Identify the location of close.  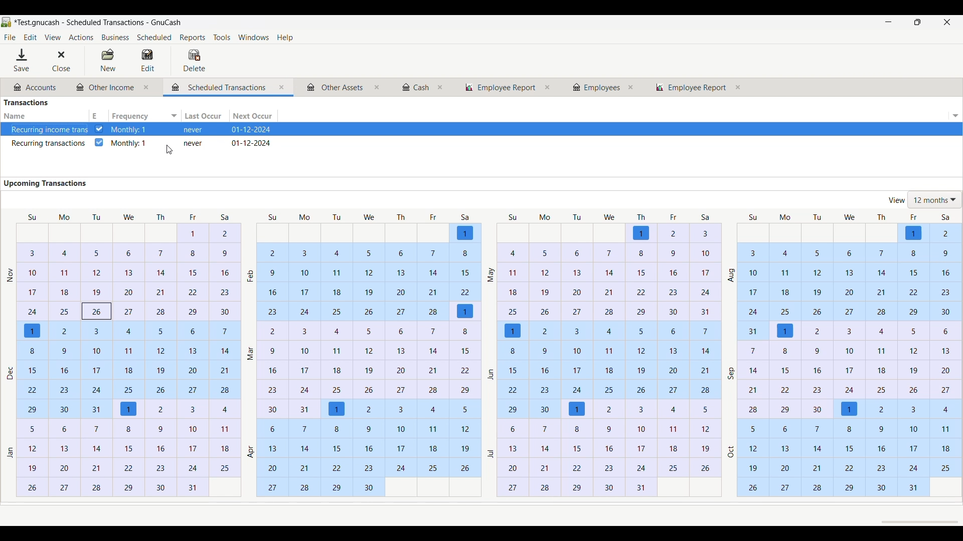
(549, 87).